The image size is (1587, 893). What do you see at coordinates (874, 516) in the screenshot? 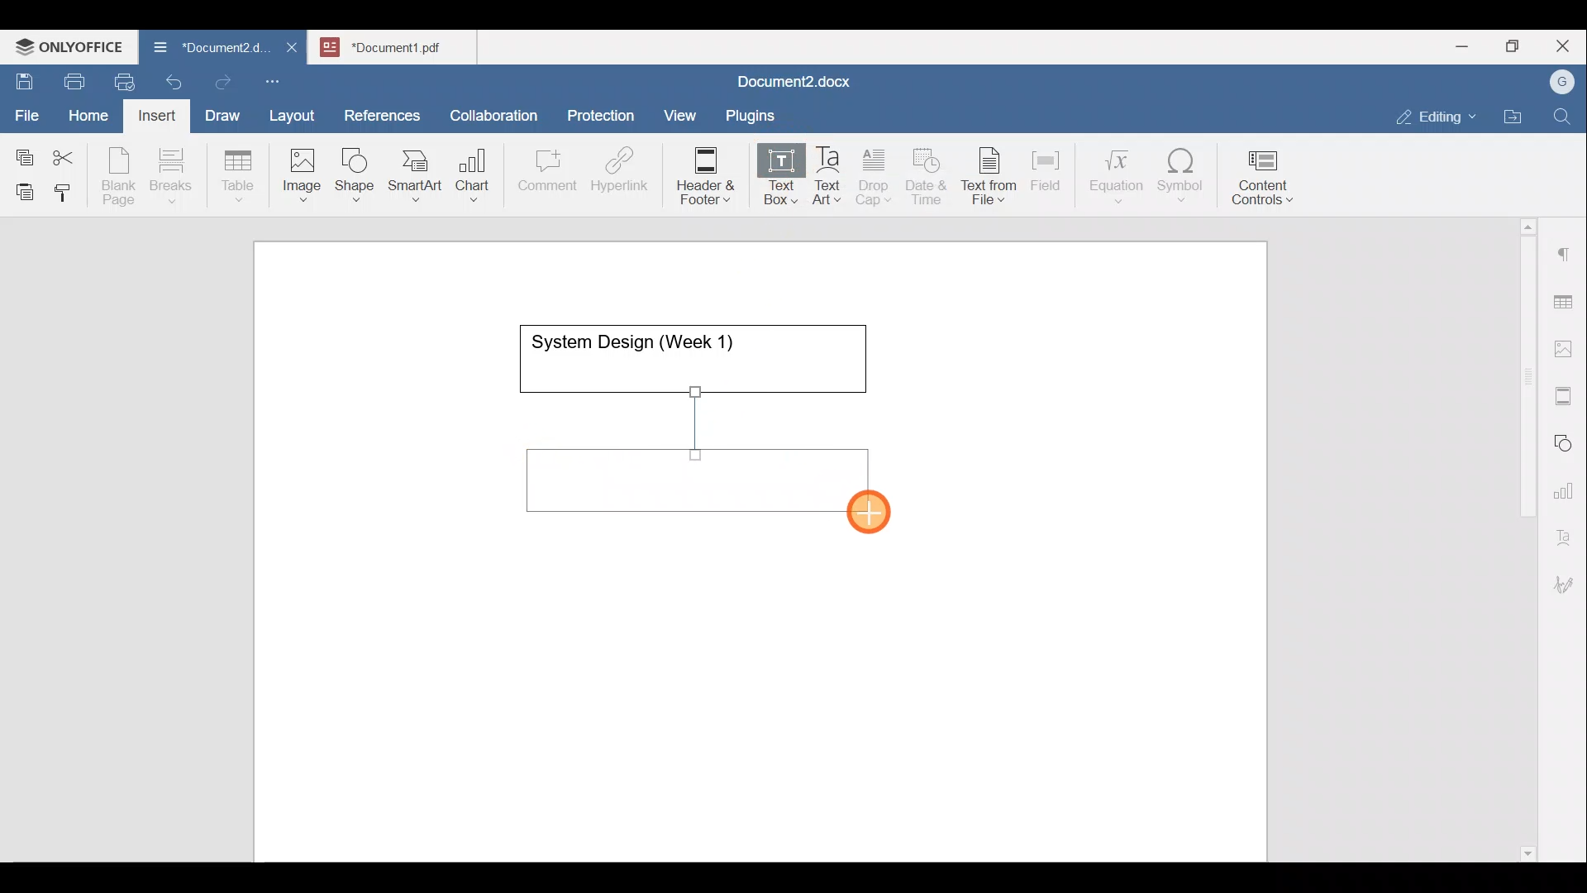
I see `Cursor` at bounding box center [874, 516].